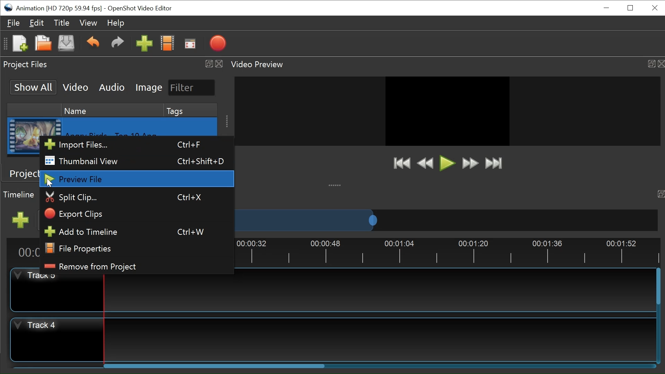 The width and height of the screenshot is (665, 374). I want to click on Zoom Slider, so click(446, 220).